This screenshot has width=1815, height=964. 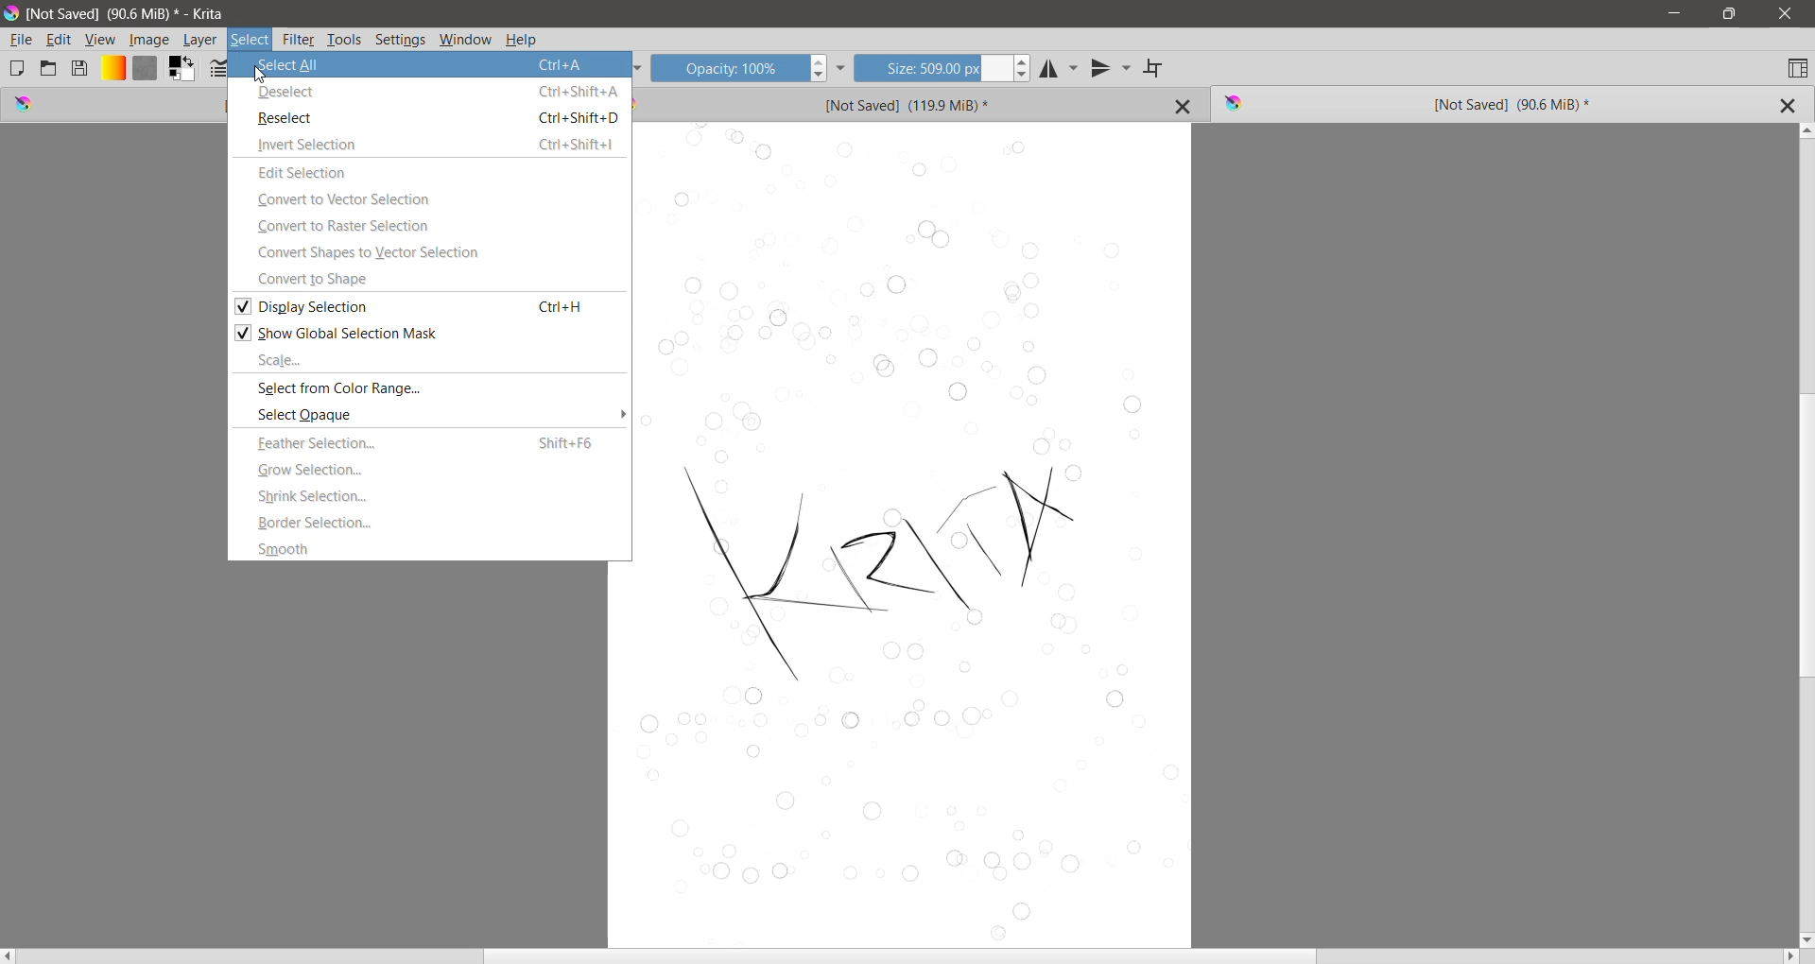 I want to click on Window, so click(x=466, y=41).